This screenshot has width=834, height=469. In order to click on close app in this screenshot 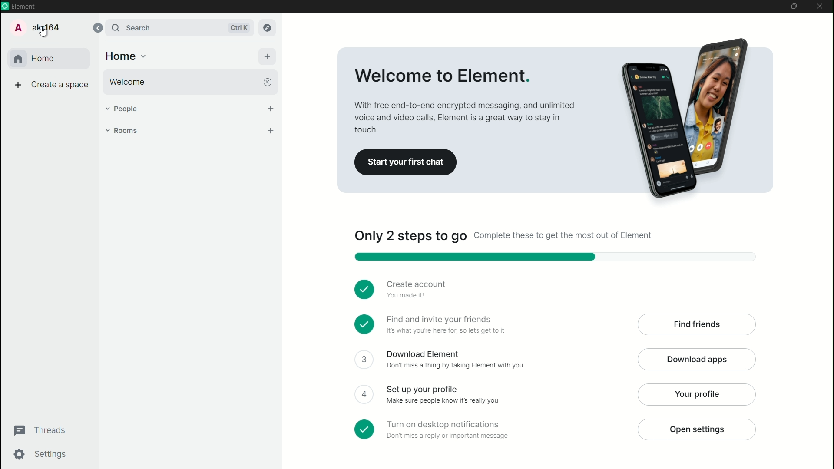, I will do `click(819, 7)`.